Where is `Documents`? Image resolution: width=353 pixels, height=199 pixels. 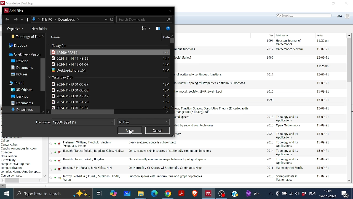
Documents is located at coordinates (23, 103).